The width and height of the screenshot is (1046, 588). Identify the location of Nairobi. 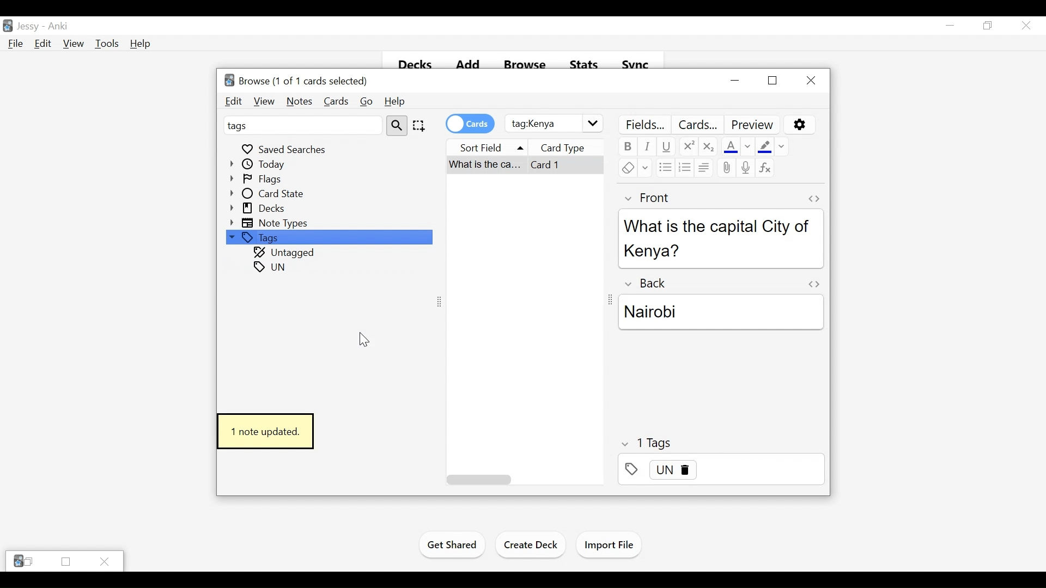
(720, 311).